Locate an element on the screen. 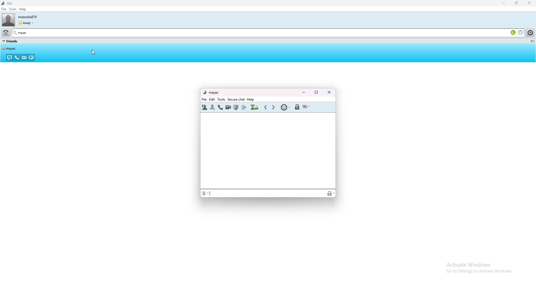 This screenshot has width=536, height=287. leave is located at coordinates (212, 107).